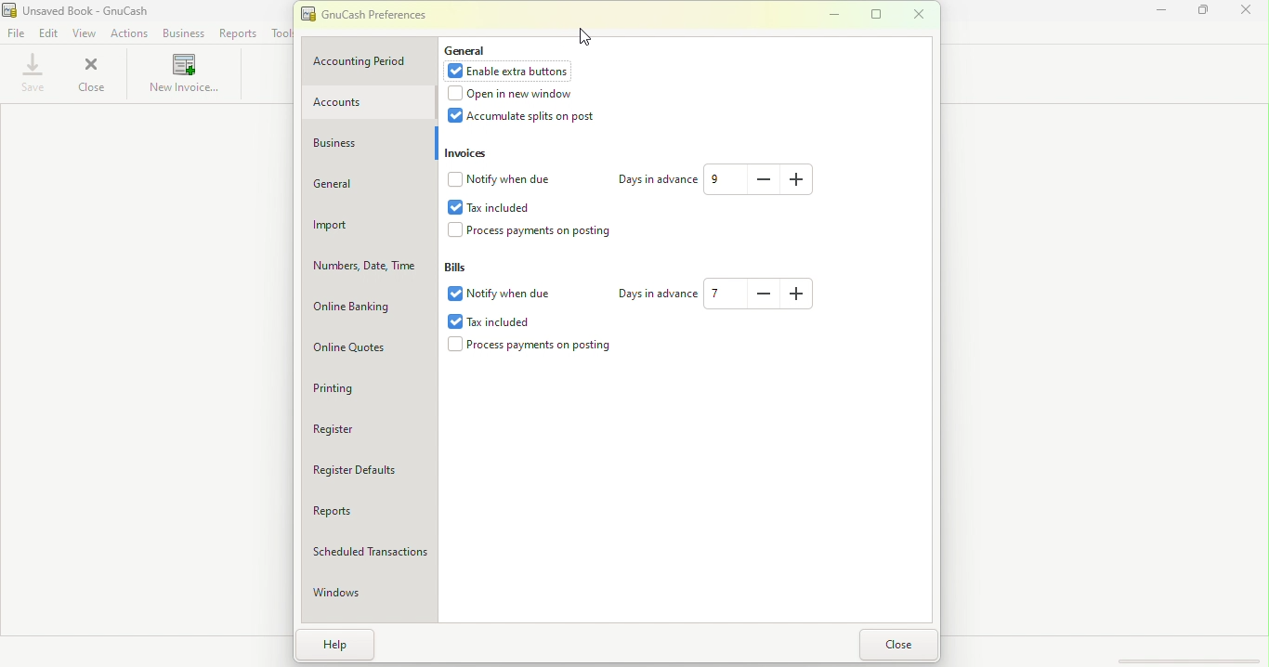 Image resolution: width=1269 pixels, height=667 pixels. What do you see at coordinates (85, 33) in the screenshot?
I see `View` at bounding box center [85, 33].